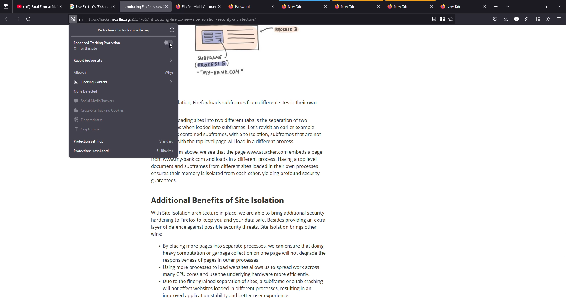  What do you see at coordinates (242, 6) in the screenshot?
I see `tab` at bounding box center [242, 6].